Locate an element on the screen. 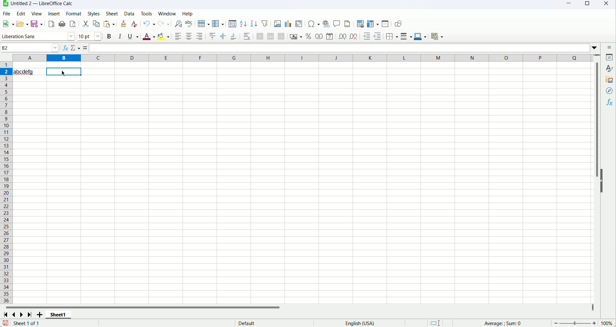 The width and height of the screenshot is (616, 327). style is located at coordinates (608, 68).